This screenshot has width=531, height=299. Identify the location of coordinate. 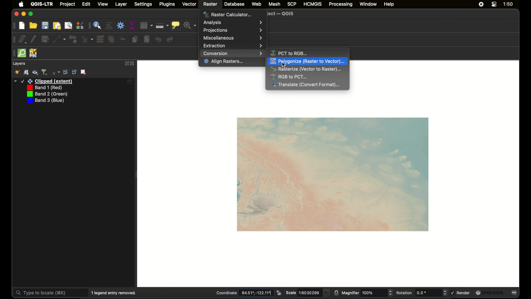
(244, 293).